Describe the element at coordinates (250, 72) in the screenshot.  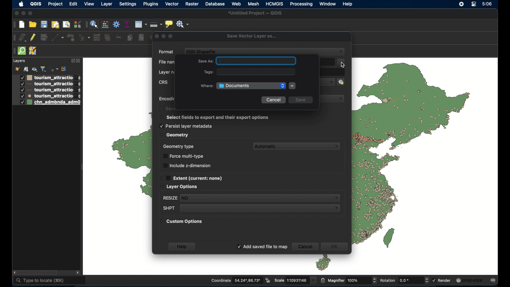
I see `tags field` at that location.